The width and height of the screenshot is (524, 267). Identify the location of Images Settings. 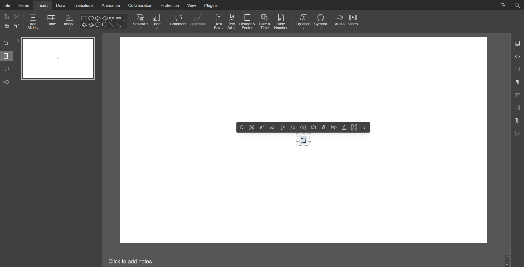
(517, 70).